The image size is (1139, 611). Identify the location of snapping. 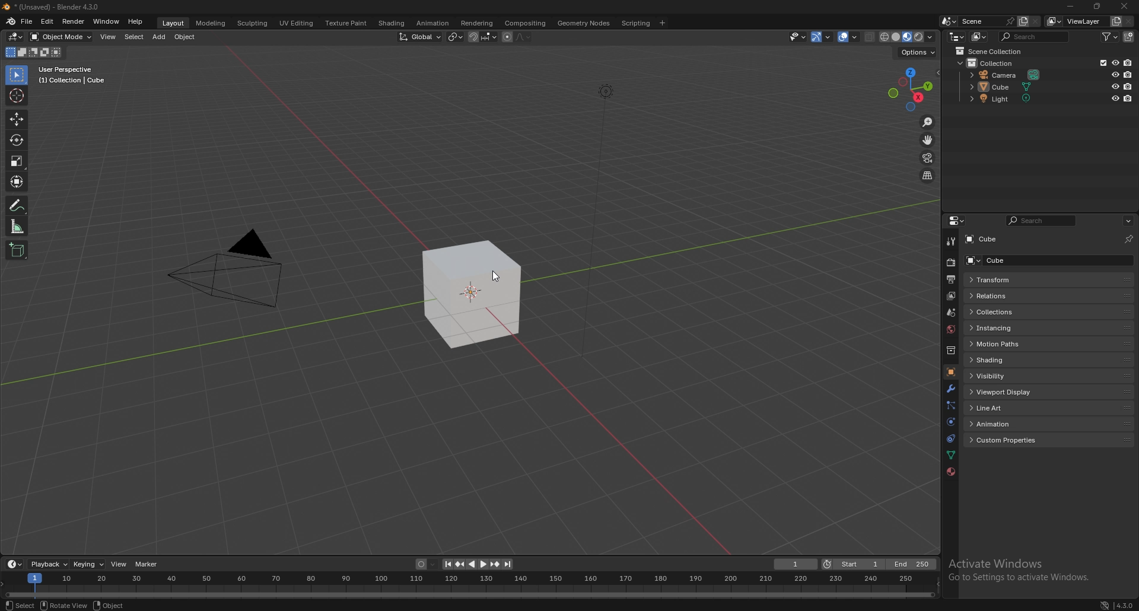
(483, 37).